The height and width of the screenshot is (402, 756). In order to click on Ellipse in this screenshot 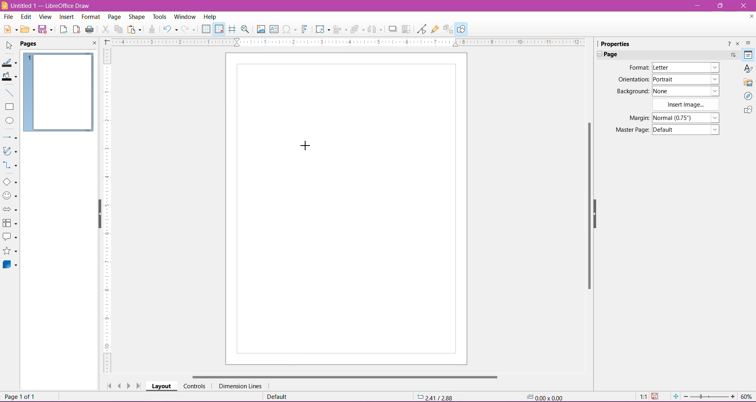, I will do `click(9, 121)`.